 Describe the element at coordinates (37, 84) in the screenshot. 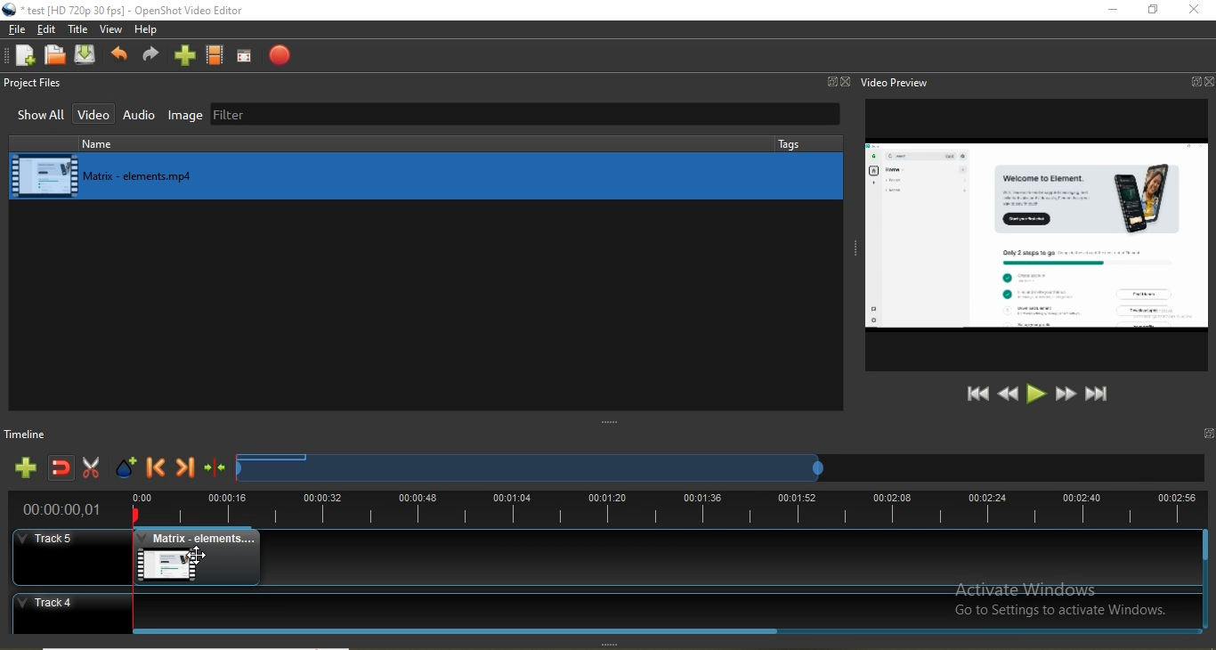

I see `Project files` at that location.